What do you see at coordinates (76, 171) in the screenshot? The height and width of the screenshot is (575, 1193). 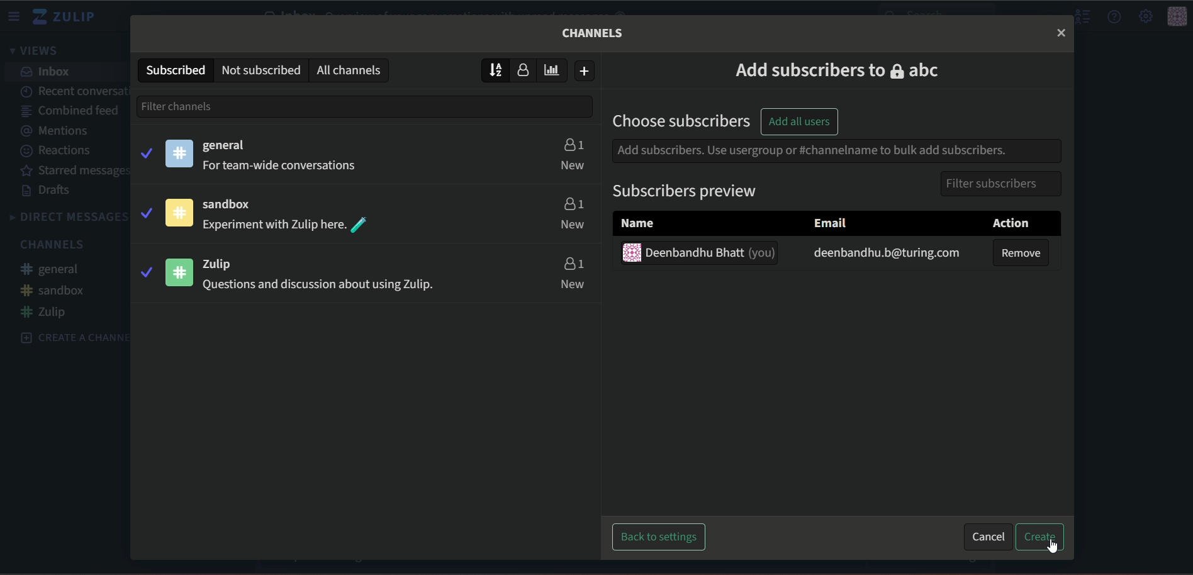 I see `starred messages` at bounding box center [76, 171].